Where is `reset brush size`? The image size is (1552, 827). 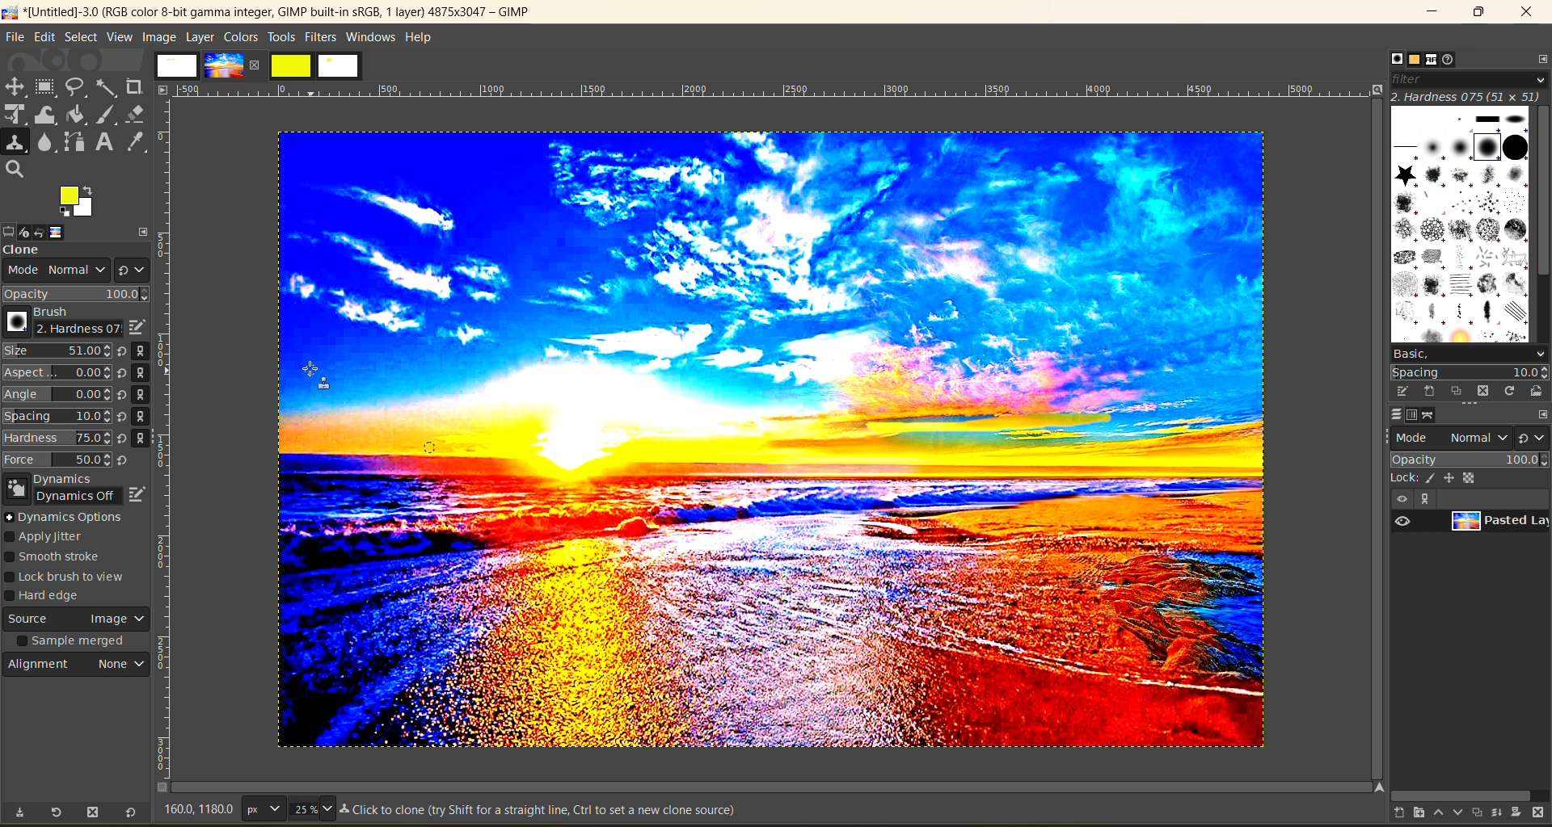
reset brush size is located at coordinates (124, 406).